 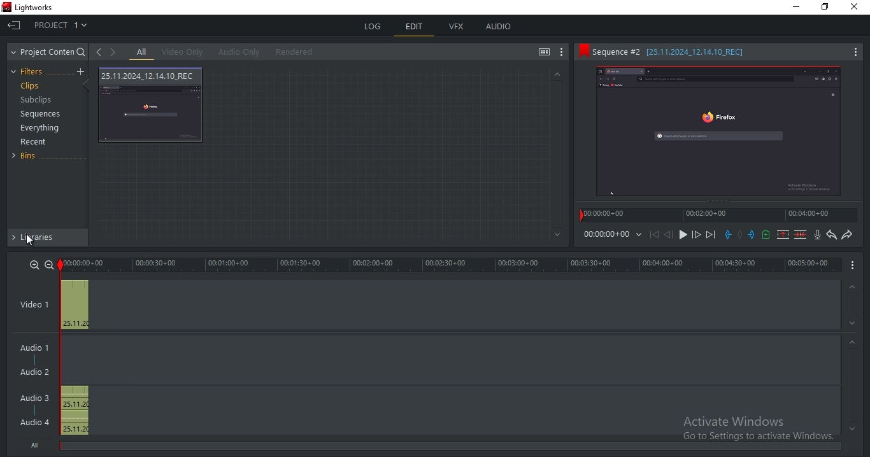 What do you see at coordinates (545, 52) in the screenshot?
I see `` at bounding box center [545, 52].